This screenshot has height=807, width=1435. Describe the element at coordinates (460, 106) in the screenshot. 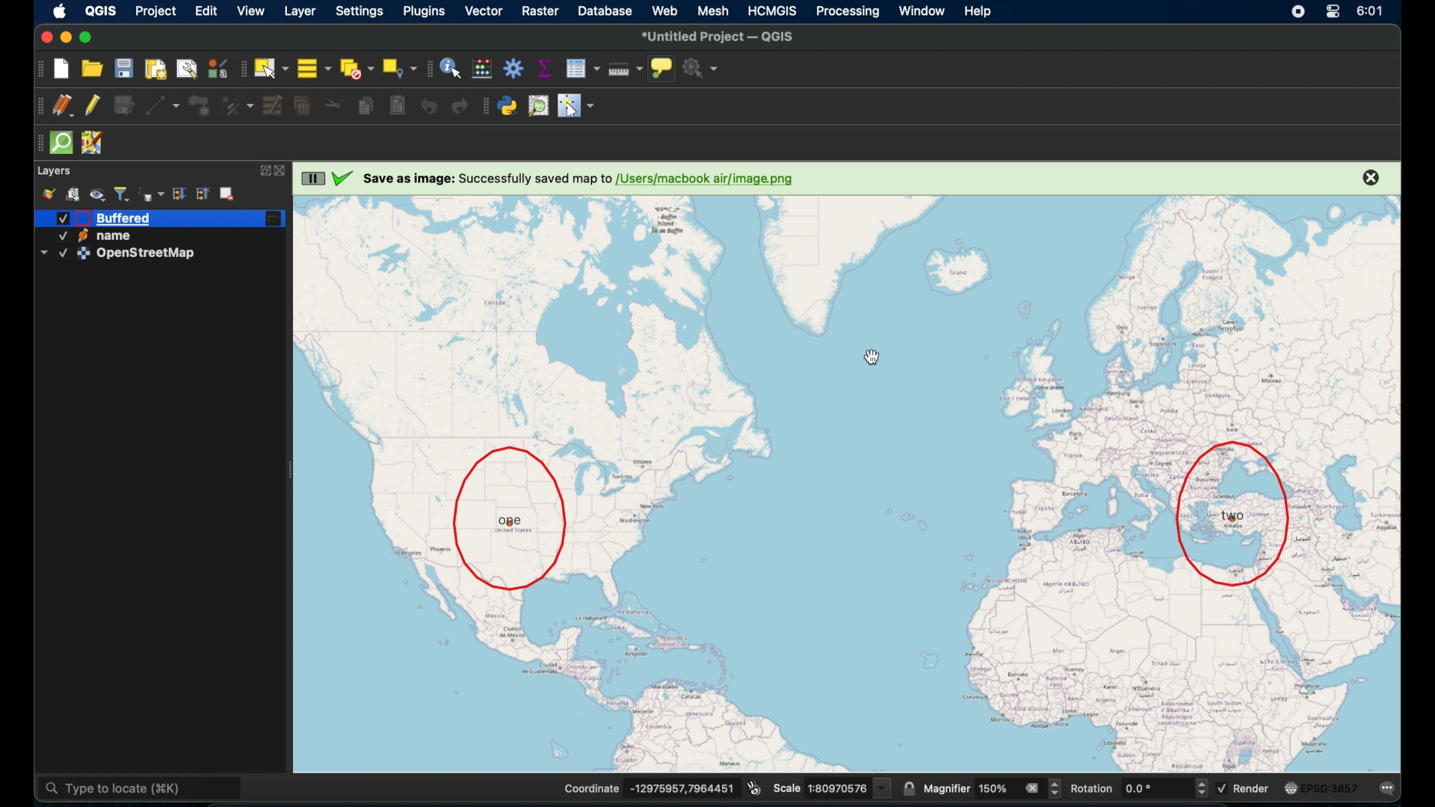

I see `redo` at that location.